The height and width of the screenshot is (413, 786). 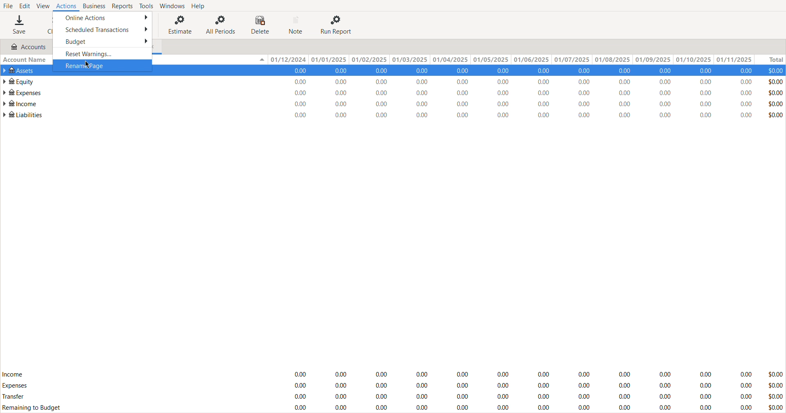 I want to click on Expenses, so click(x=15, y=385).